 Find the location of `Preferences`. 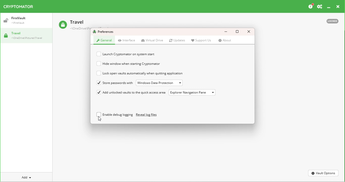

Preferences is located at coordinates (320, 6).